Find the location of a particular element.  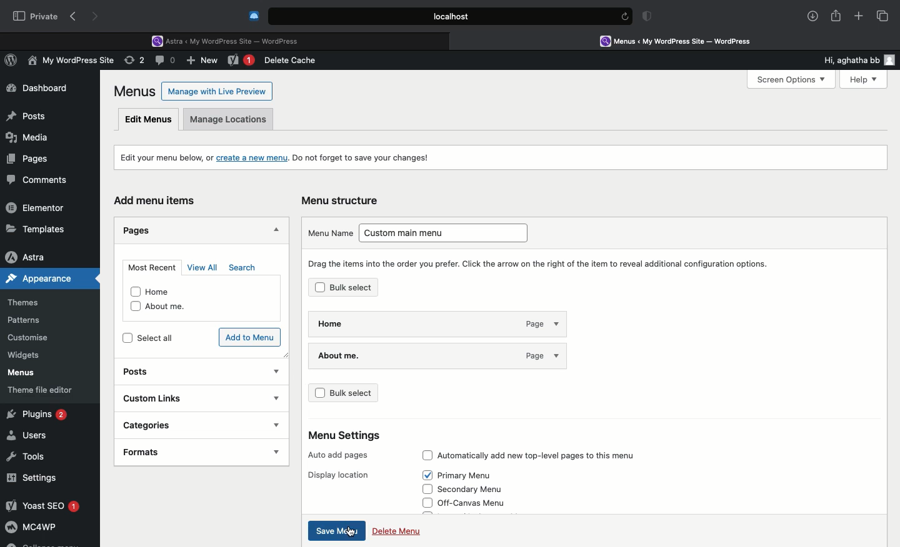

user icon is located at coordinates (892, 60).